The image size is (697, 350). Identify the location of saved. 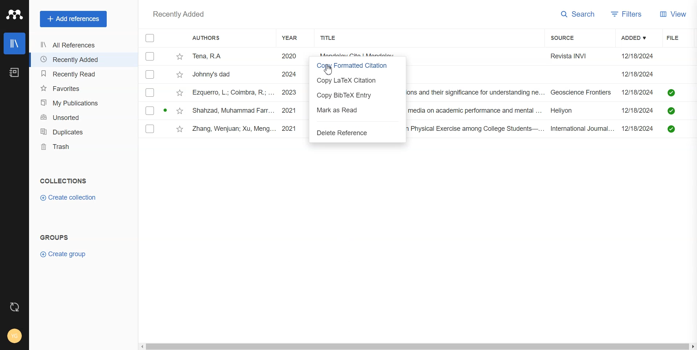
(671, 112).